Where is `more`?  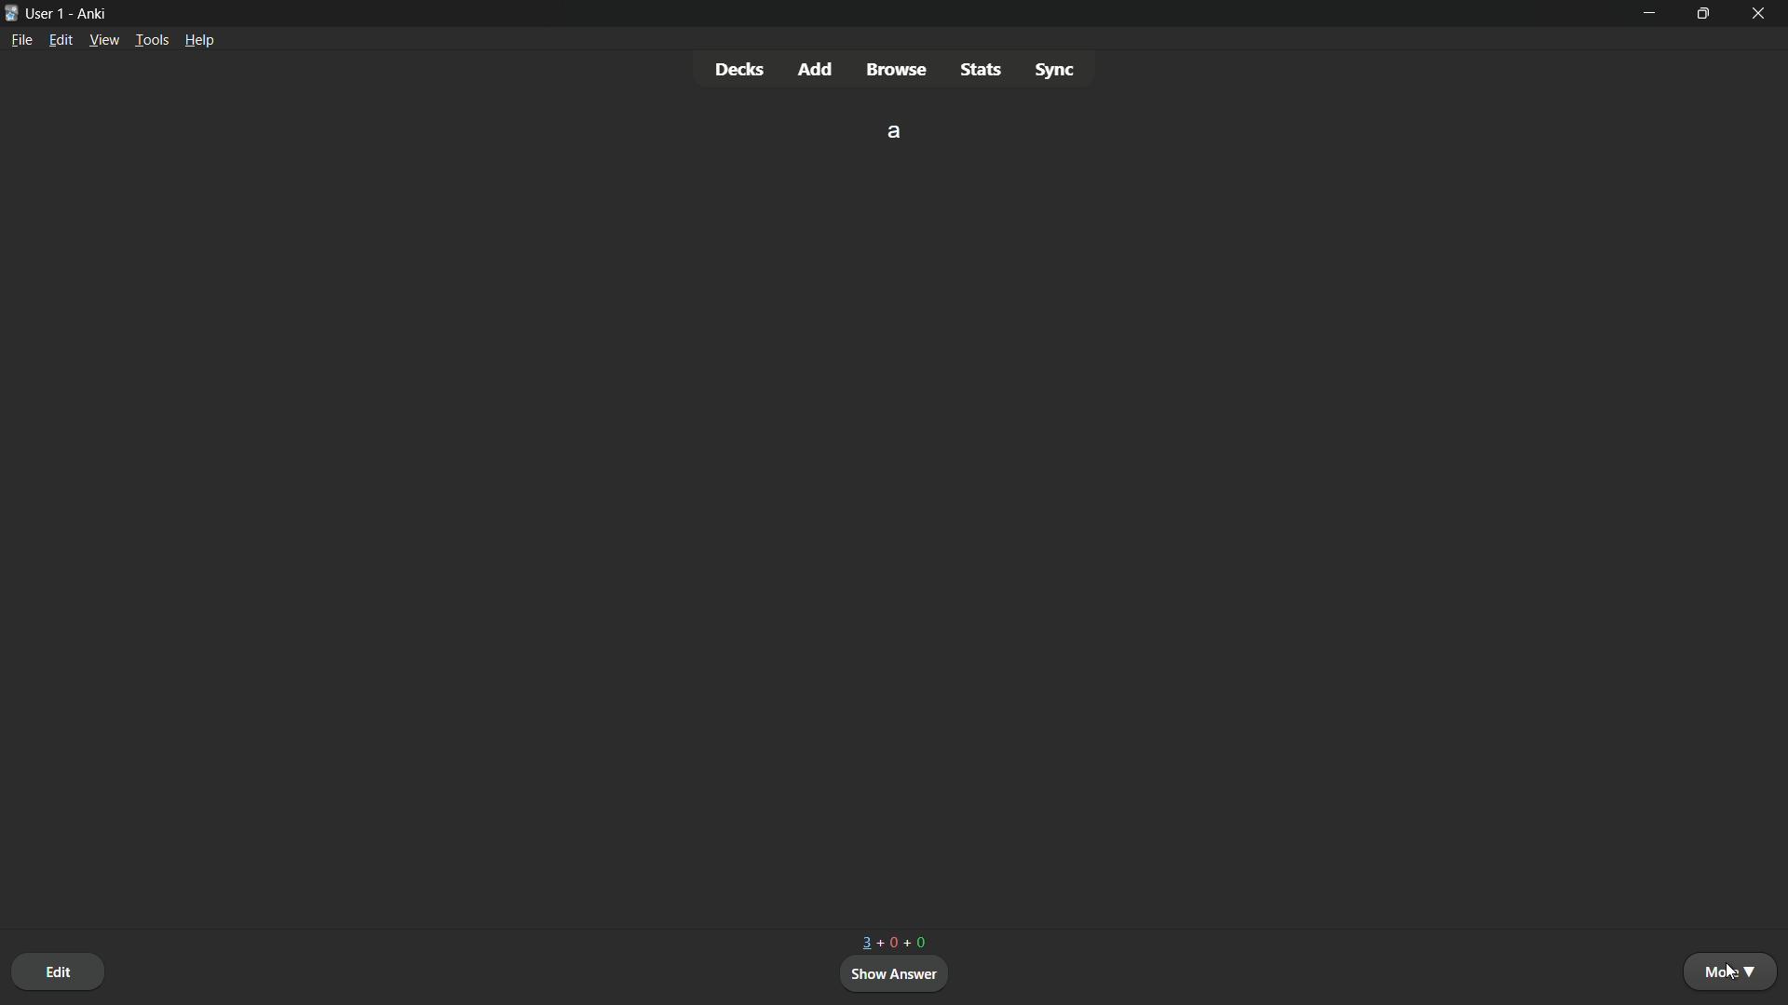 more is located at coordinates (1734, 972).